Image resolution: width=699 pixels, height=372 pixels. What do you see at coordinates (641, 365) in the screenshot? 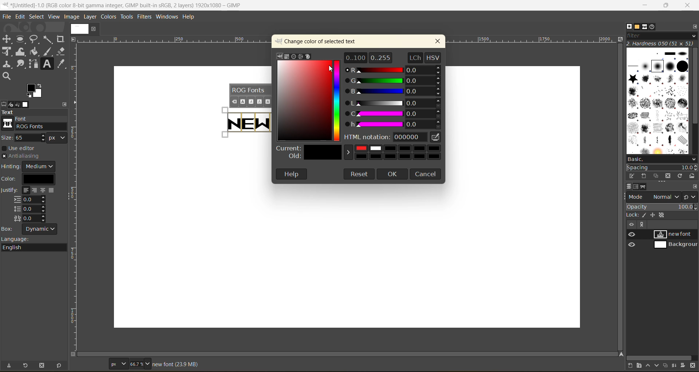
I see `create a new layer group` at bounding box center [641, 365].